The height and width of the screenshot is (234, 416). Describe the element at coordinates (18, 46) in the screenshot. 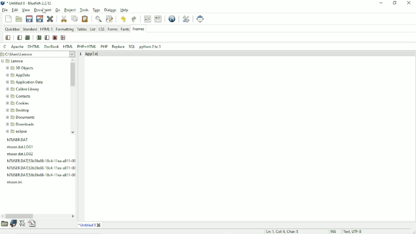

I see `Apache` at that location.